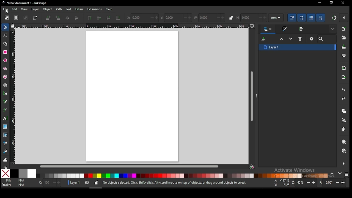 The height and width of the screenshot is (198, 352). I want to click on zoom drawing, so click(344, 151).